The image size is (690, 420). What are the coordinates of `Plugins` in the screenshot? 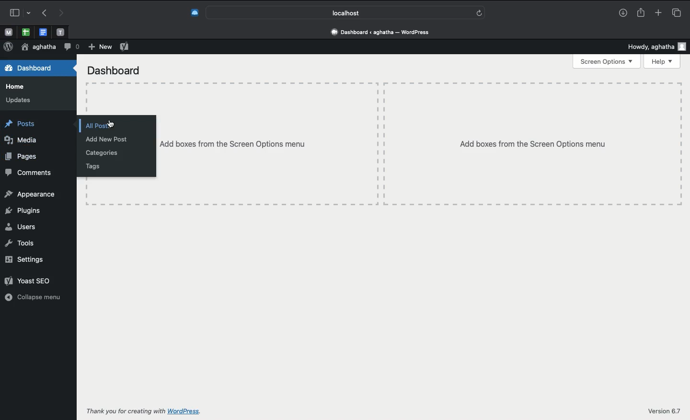 It's located at (21, 210).